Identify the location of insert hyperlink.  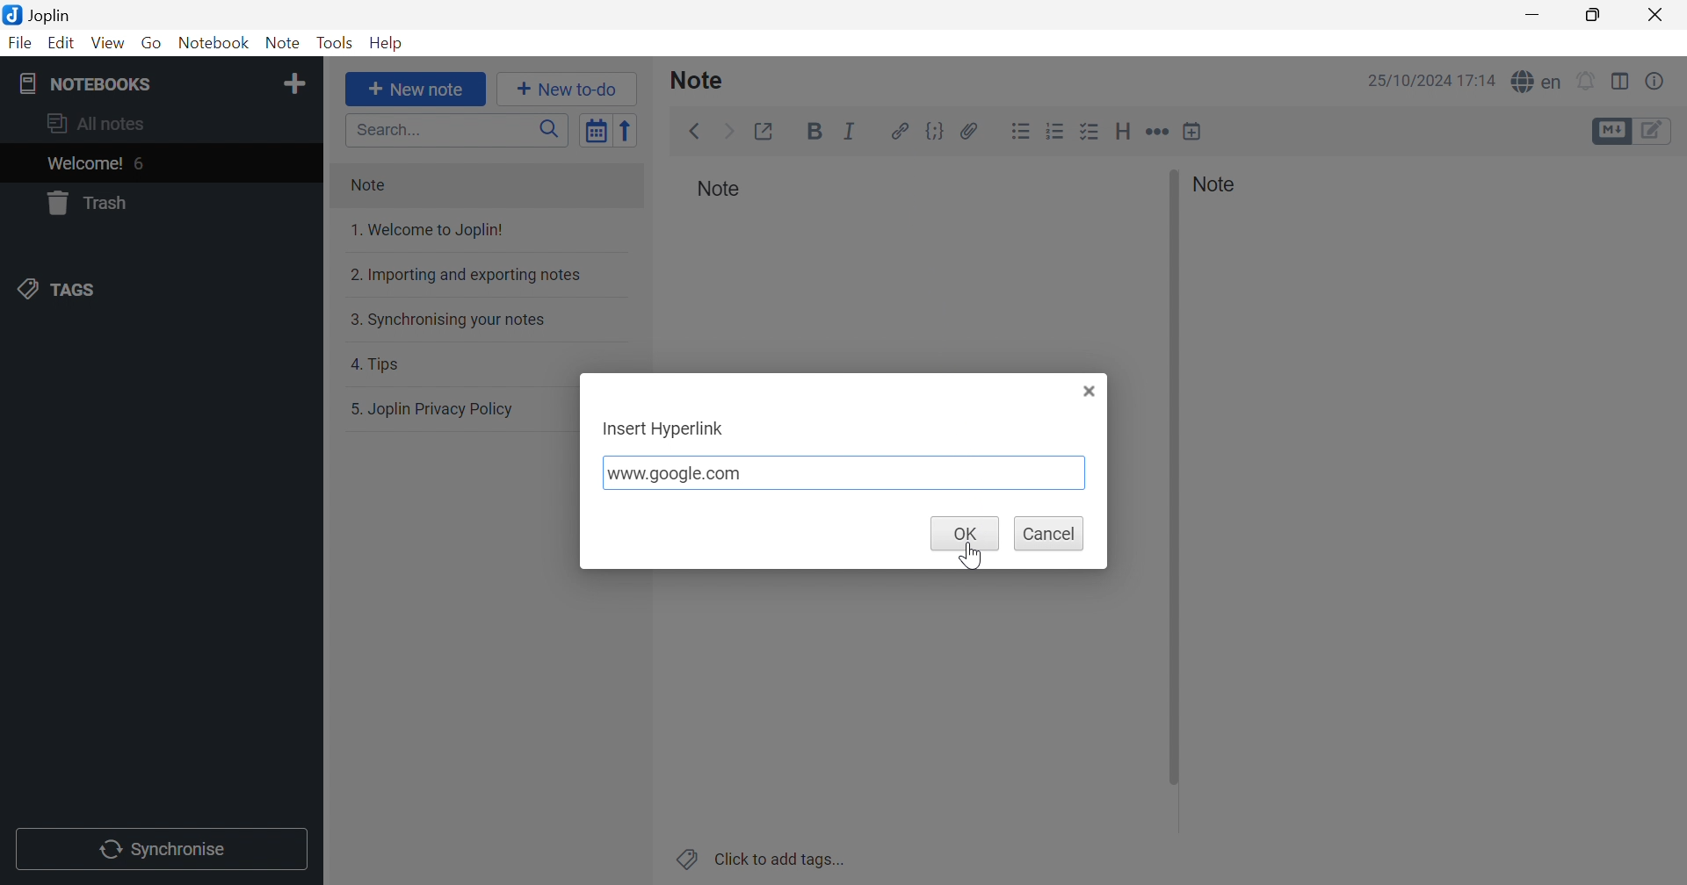
(663, 430).